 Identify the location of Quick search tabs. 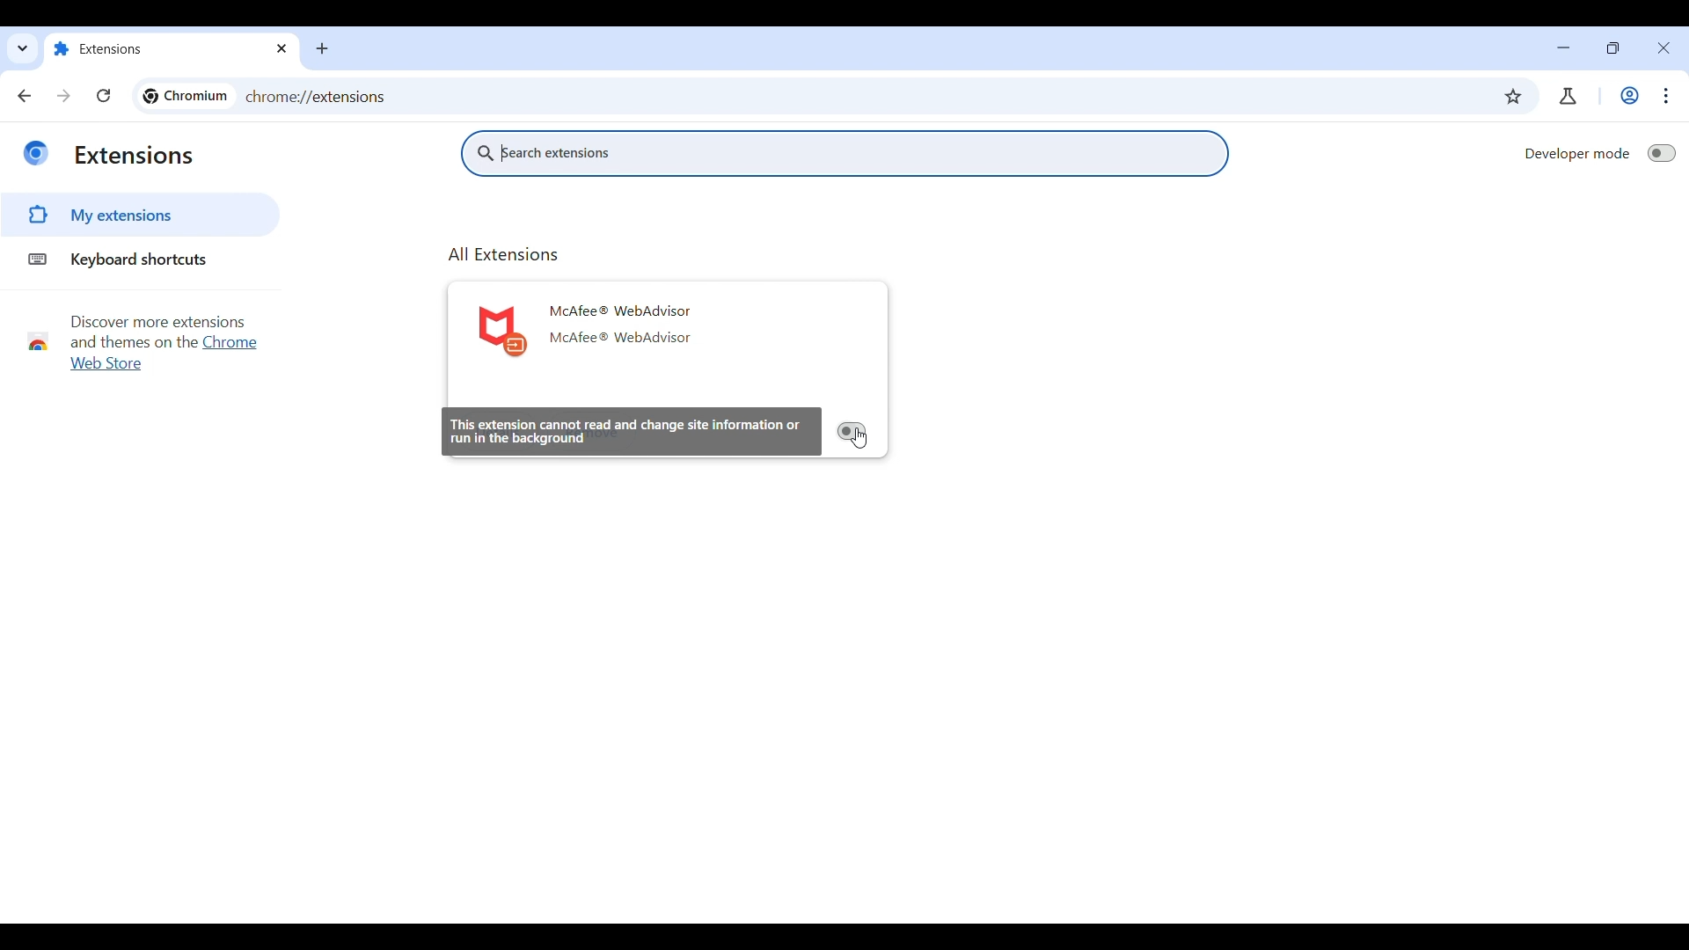
(23, 47).